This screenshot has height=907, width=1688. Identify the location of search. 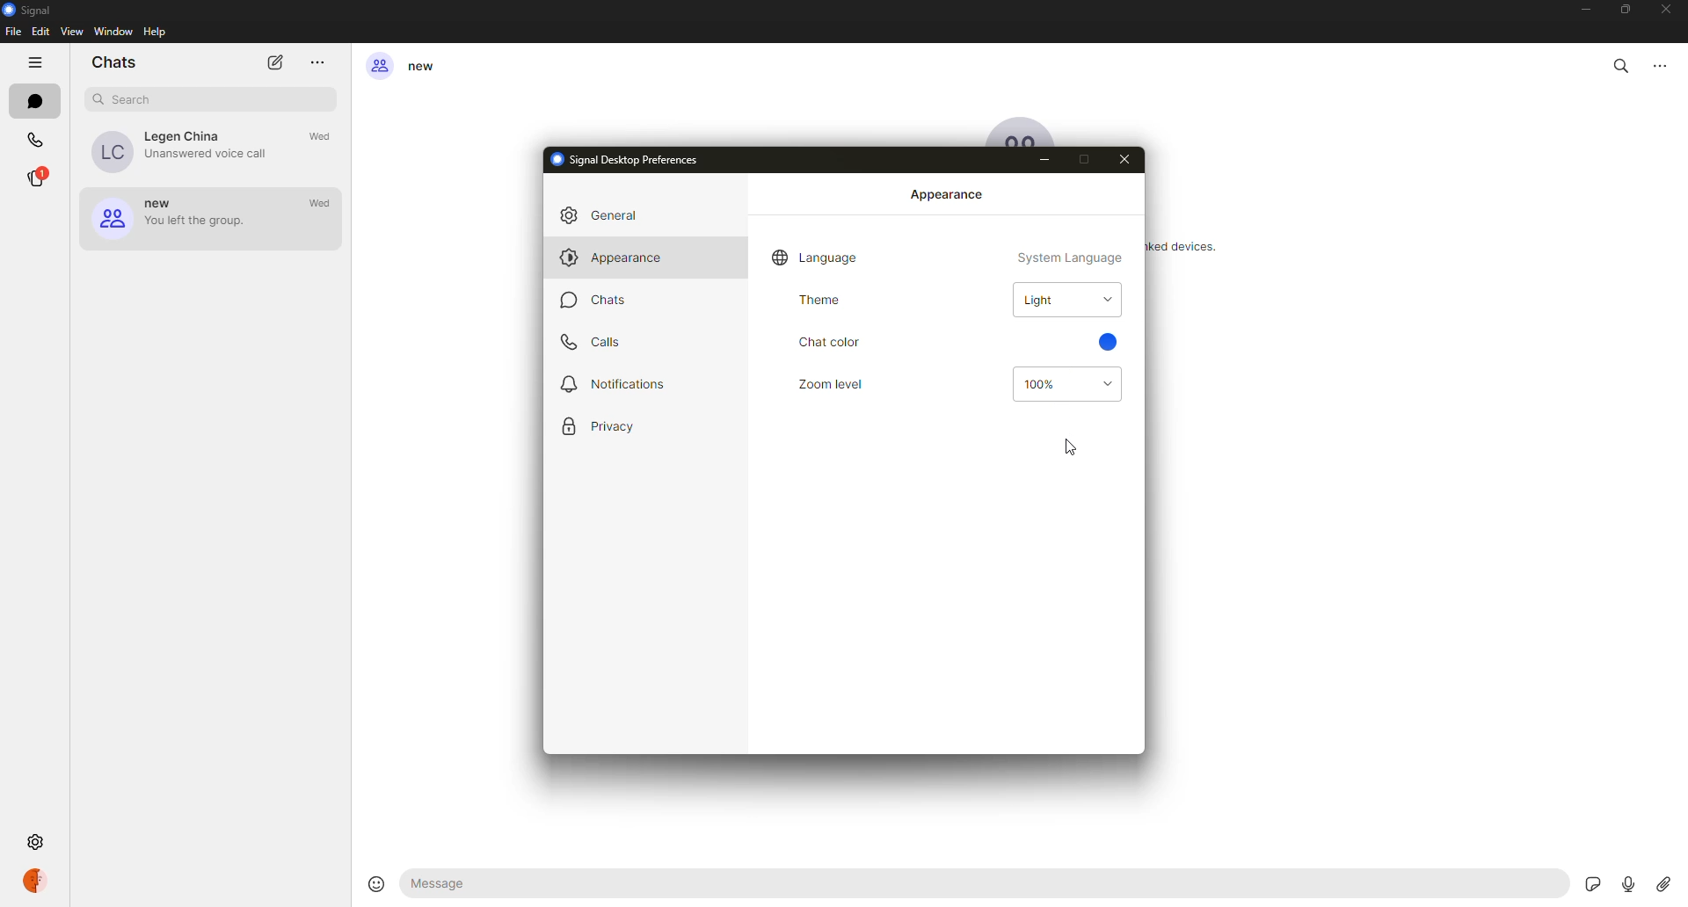
(199, 98).